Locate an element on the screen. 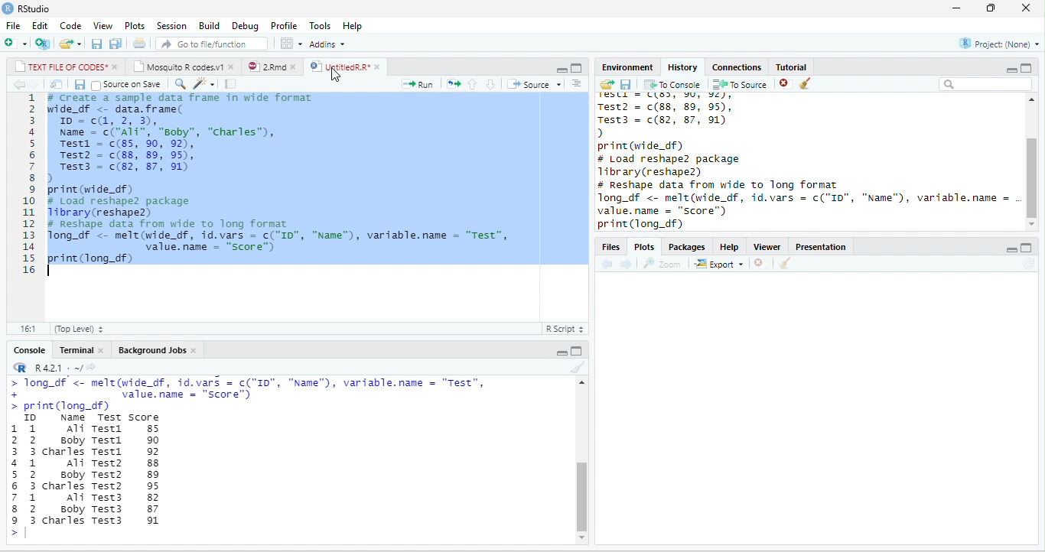 The height and width of the screenshot is (552, 1045). compile report is located at coordinates (230, 83).